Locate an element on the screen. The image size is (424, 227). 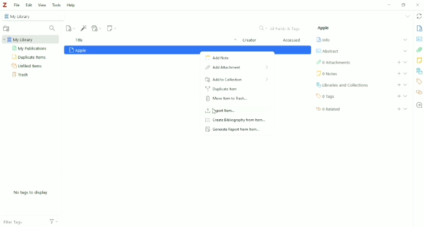
Unfiled Items is located at coordinates (27, 66).